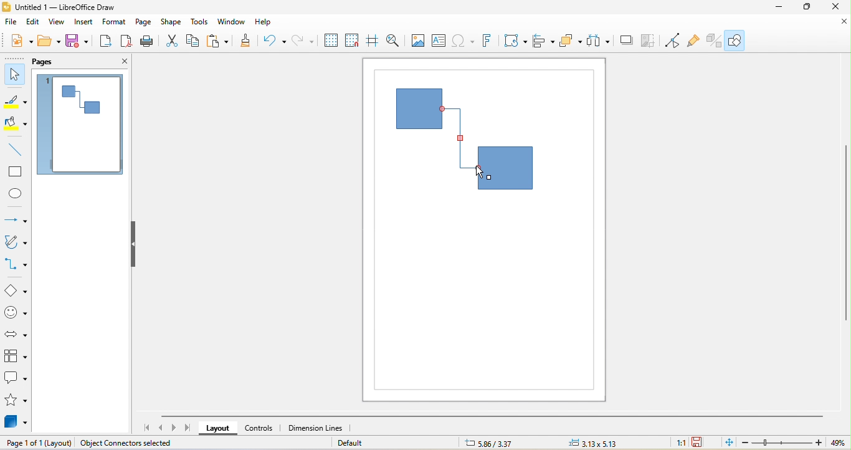  Describe the element at coordinates (836, 6) in the screenshot. I see `close` at that location.